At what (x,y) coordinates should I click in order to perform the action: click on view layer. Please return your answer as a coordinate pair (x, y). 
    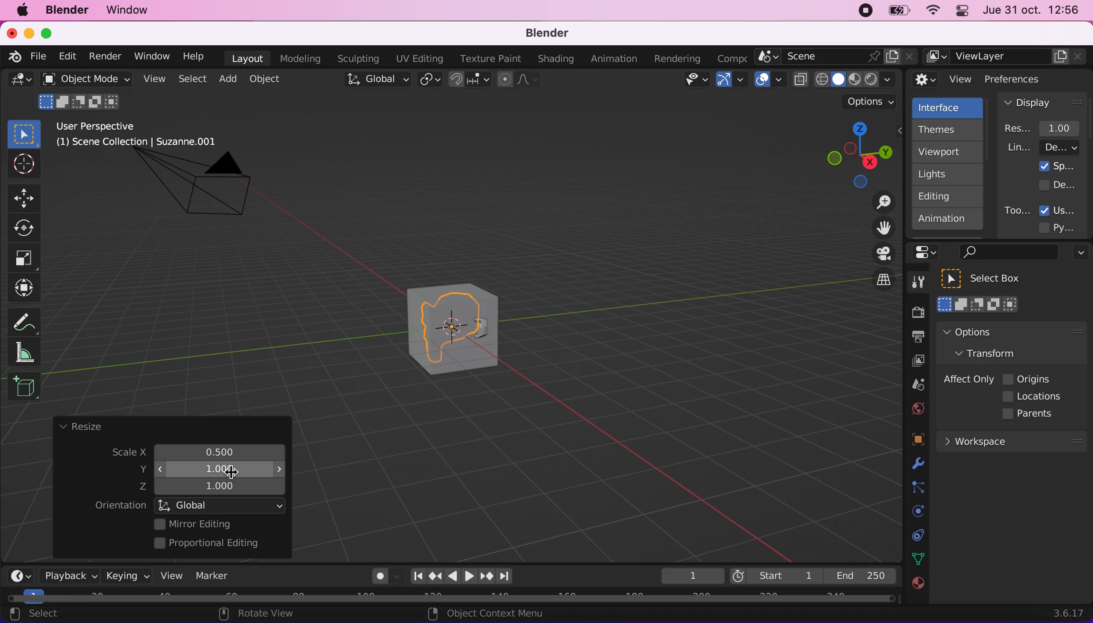
    Looking at the image, I should click on (913, 362).